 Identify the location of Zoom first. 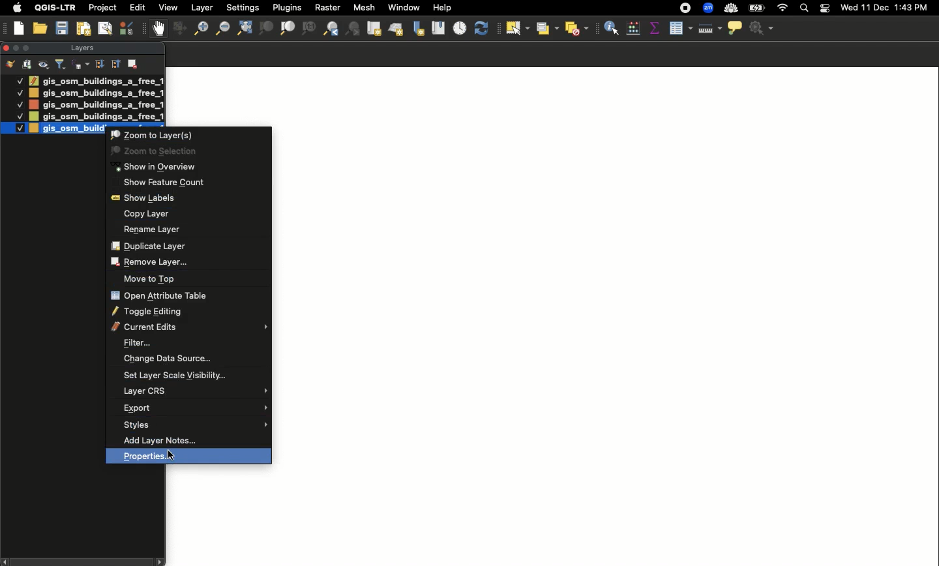
(353, 29).